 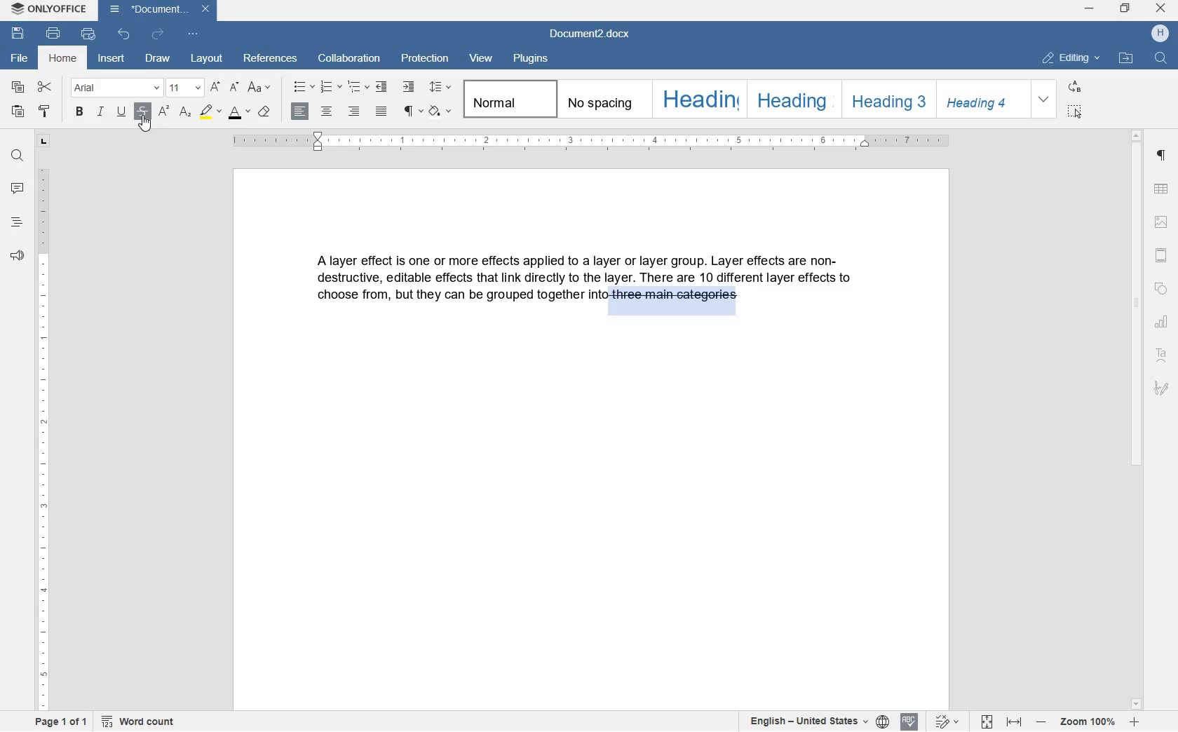 What do you see at coordinates (592, 36) in the screenshot?
I see `document2.docx` at bounding box center [592, 36].